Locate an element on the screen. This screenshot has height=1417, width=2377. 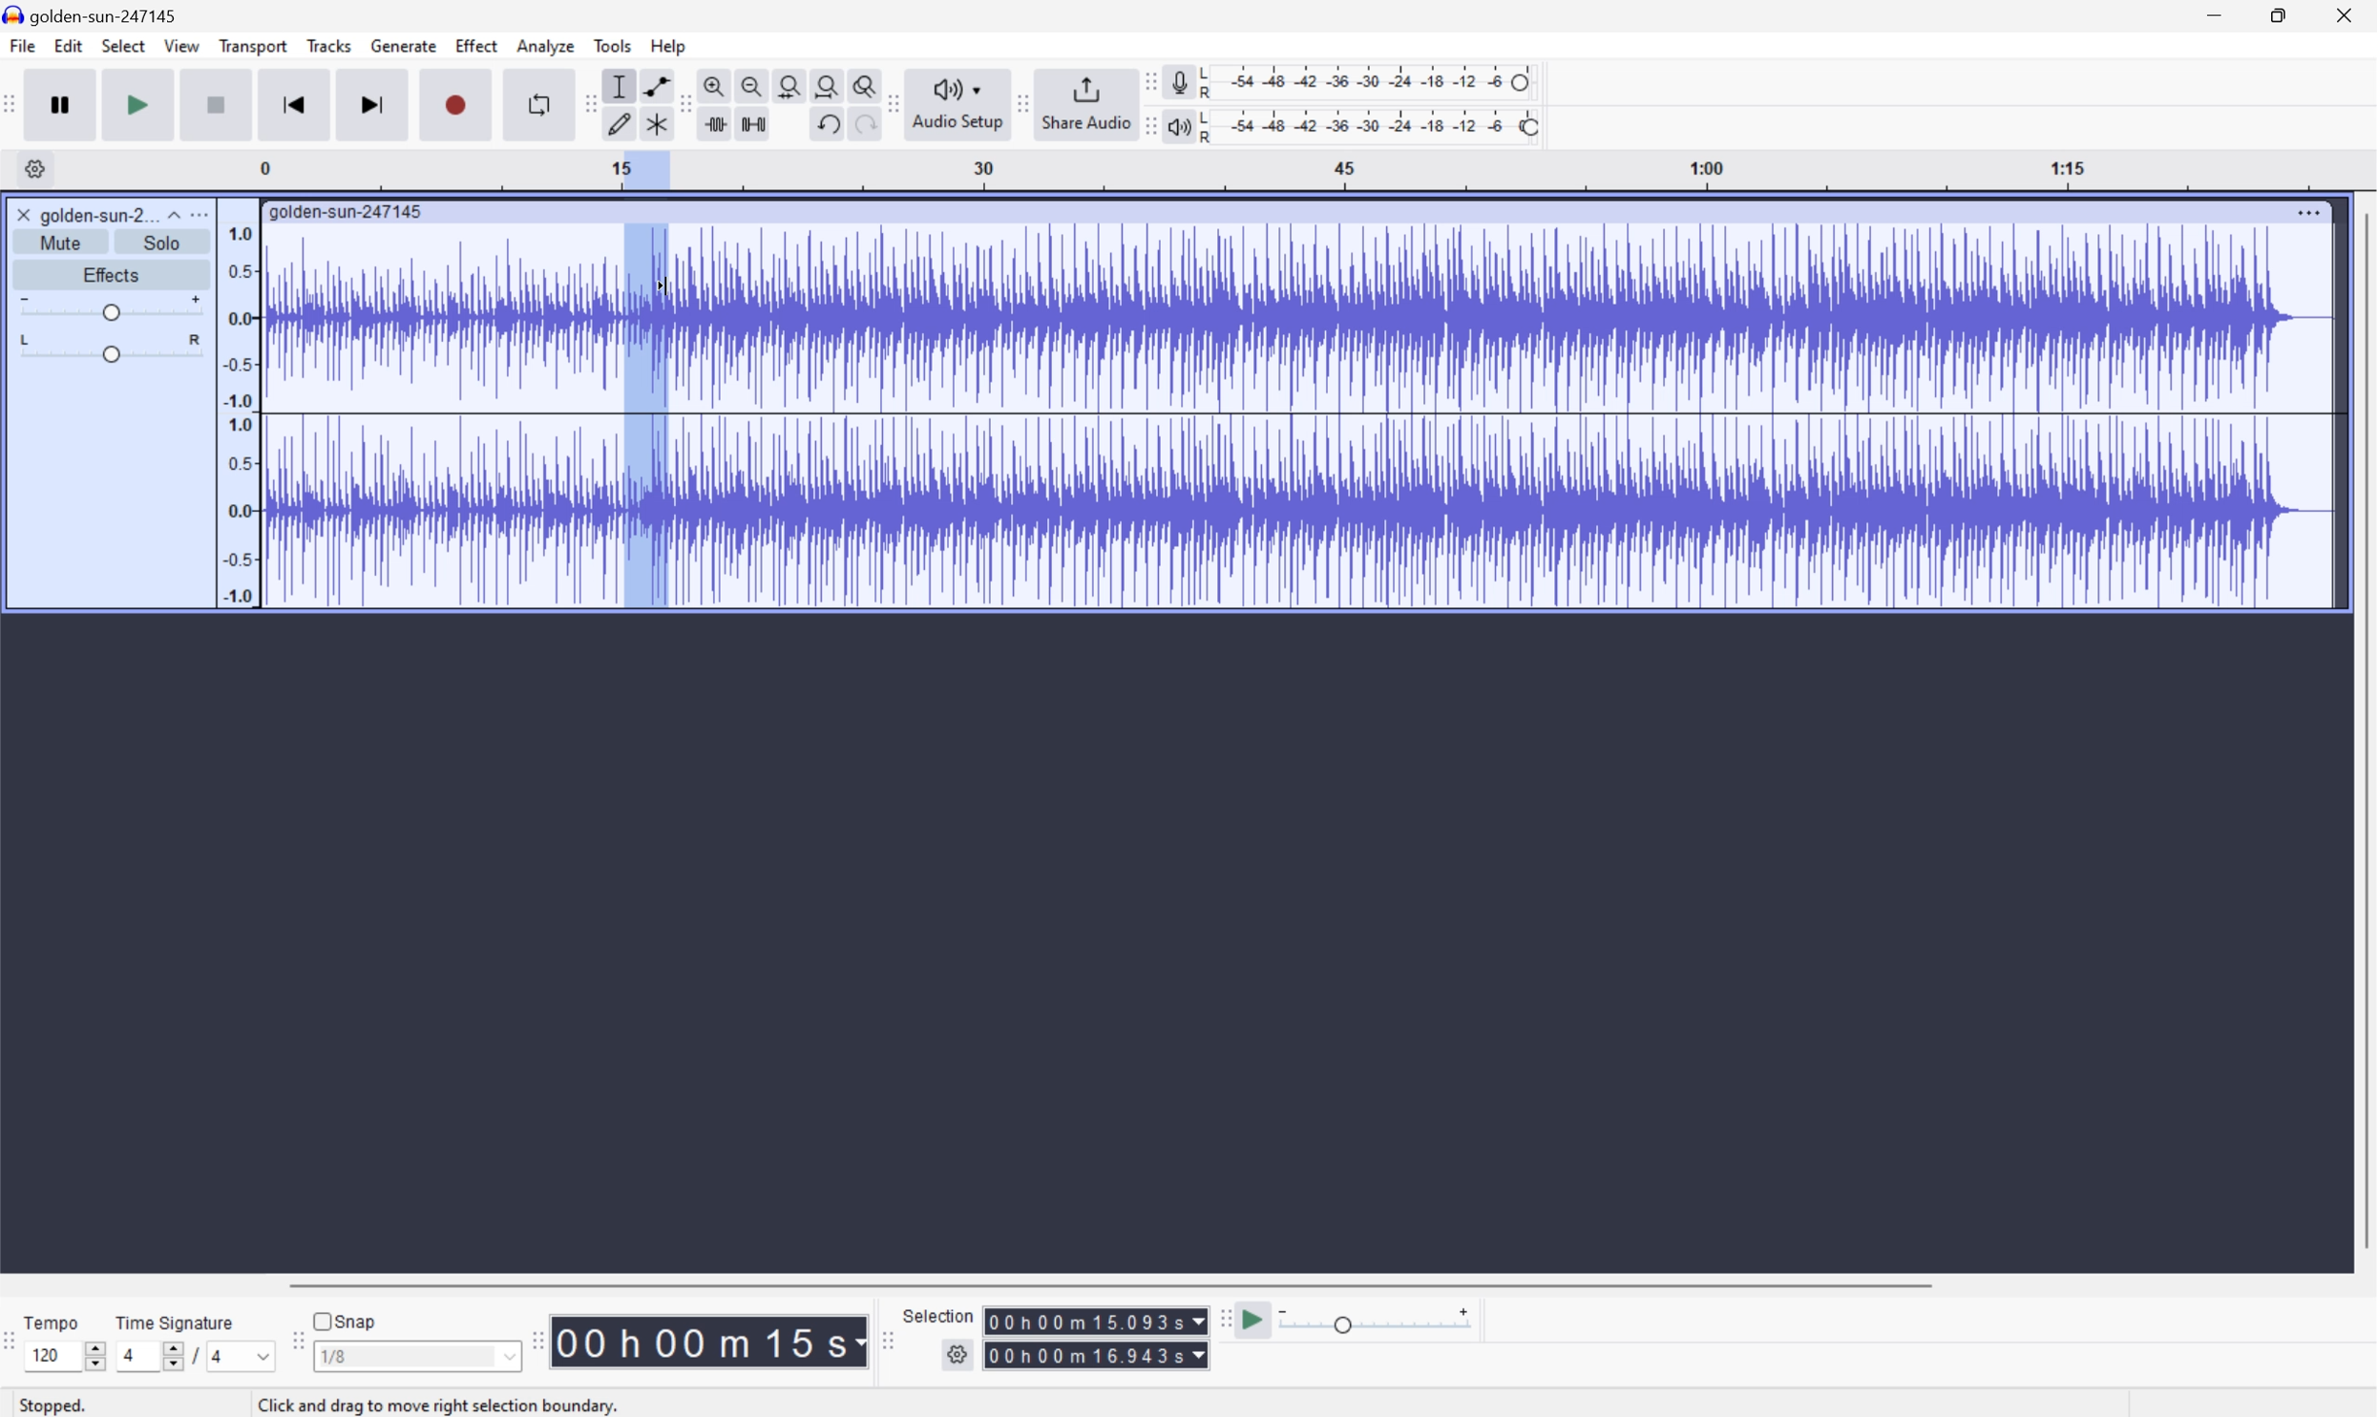
Silence audio selection is located at coordinates (752, 121).